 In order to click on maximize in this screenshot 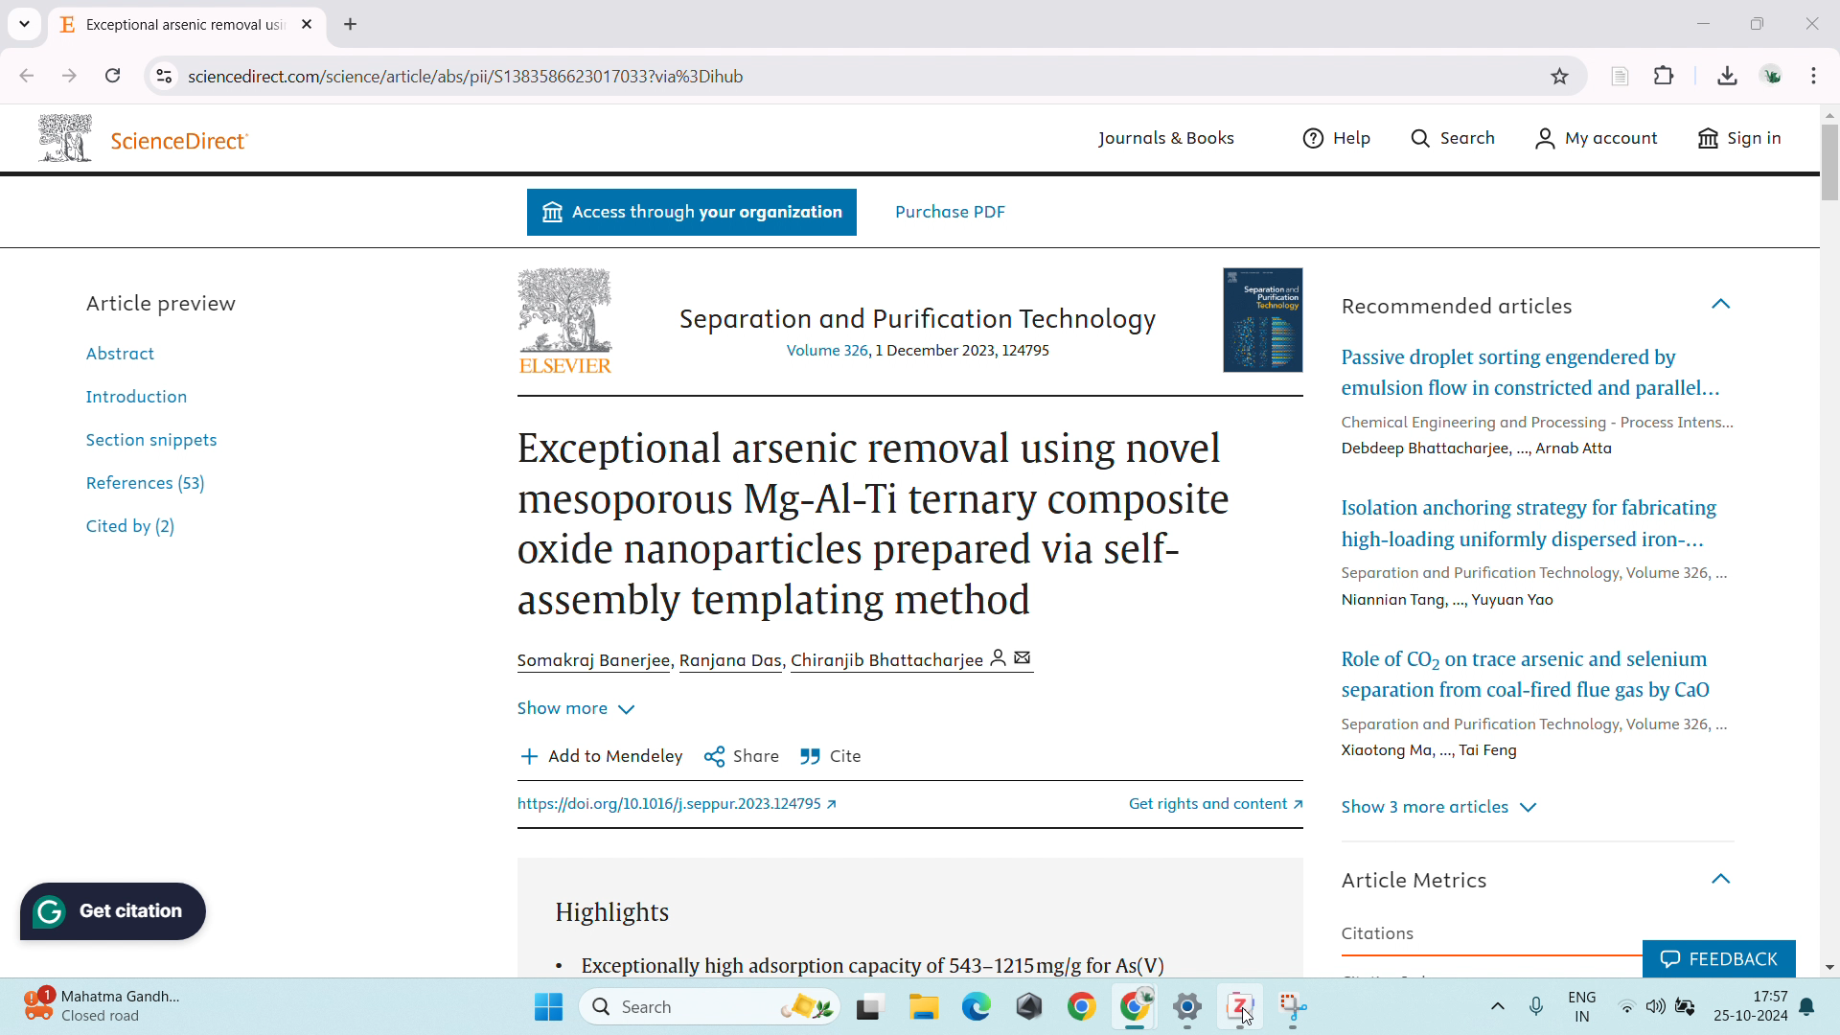, I will do `click(1762, 24)`.